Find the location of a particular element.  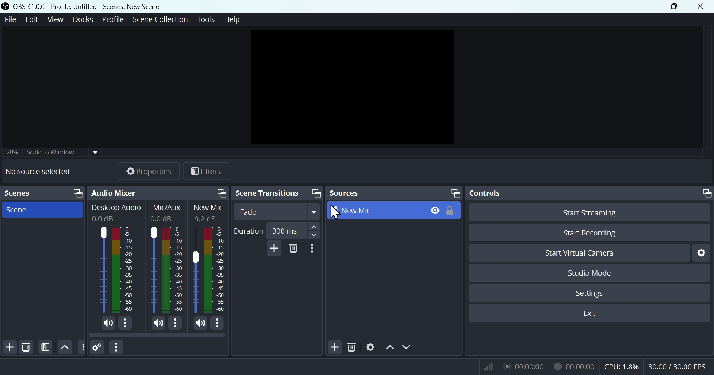

Cursor is located at coordinates (332, 210).